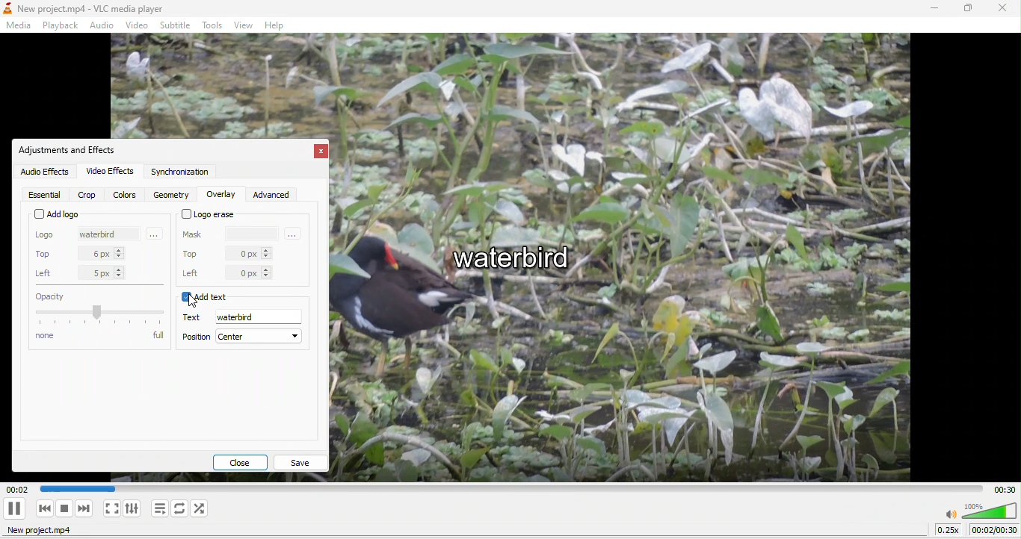  I want to click on toggle playlist, so click(158, 509).